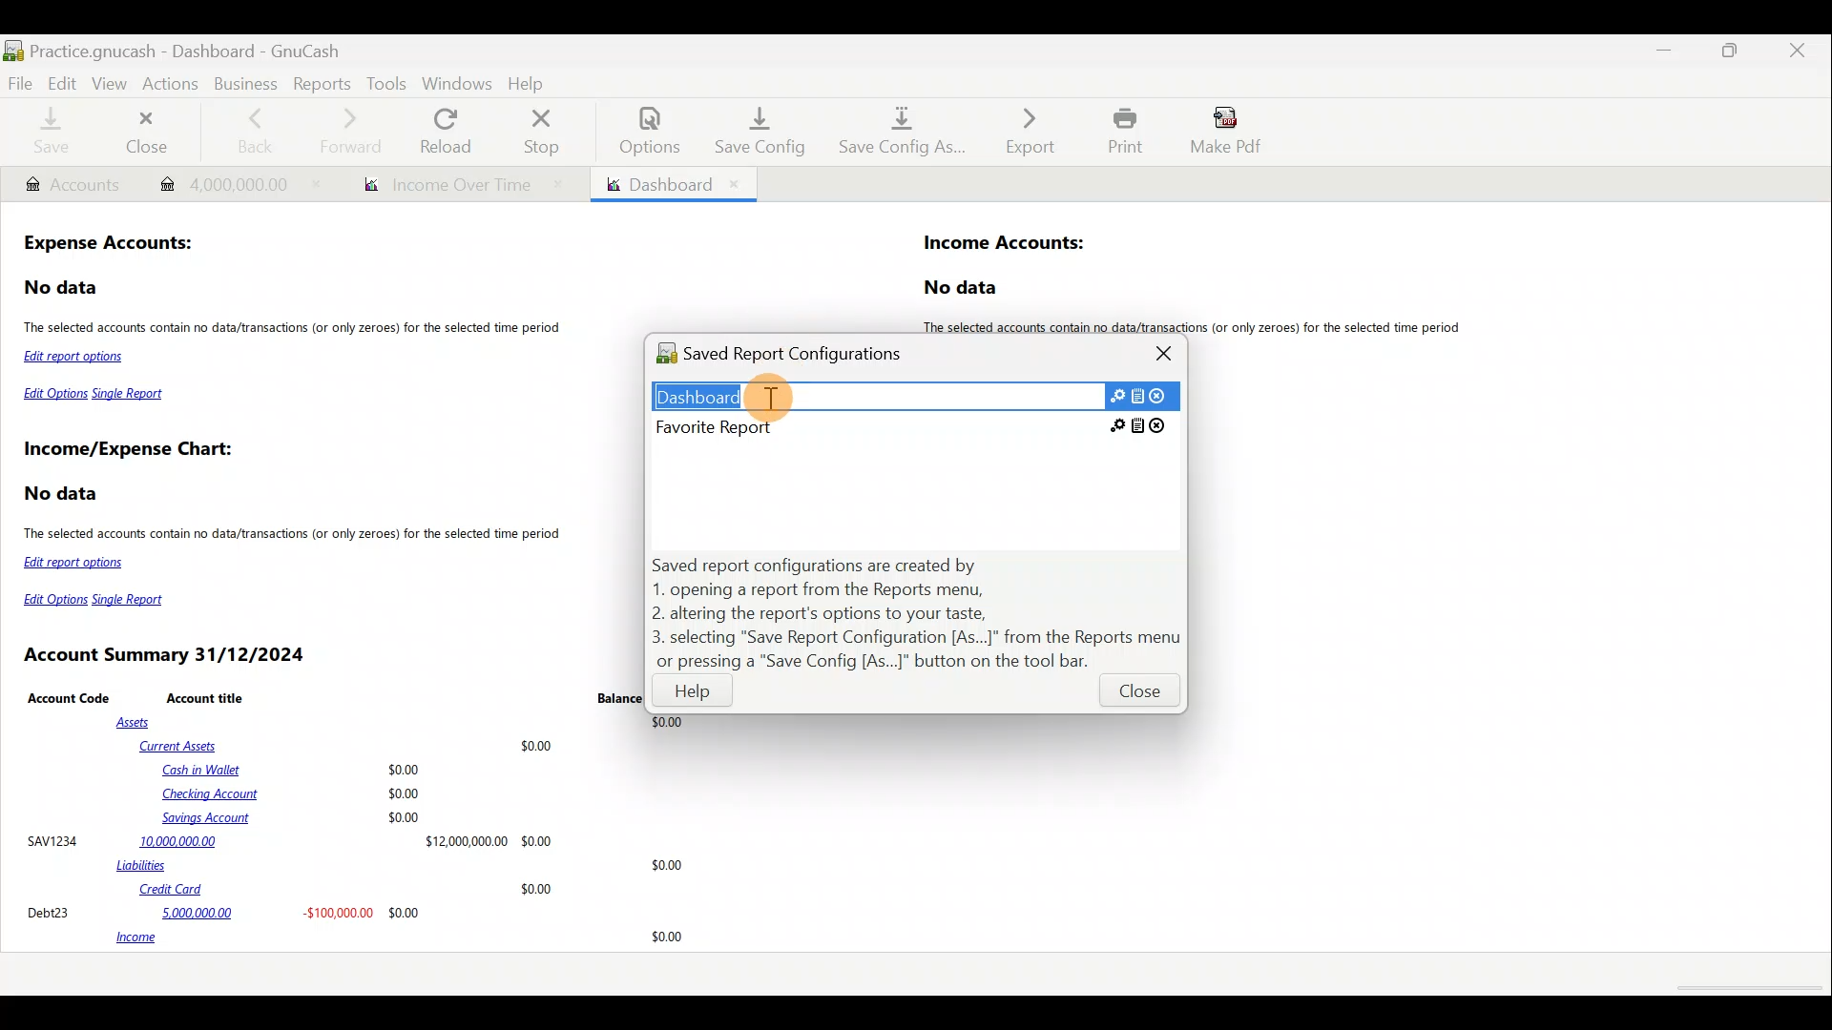 Image resolution: width=1832 pixels, height=1030 pixels. What do you see at coordinates (320, 82) in the screenshot?
I see `Reports` at bounding box center [320, 82].